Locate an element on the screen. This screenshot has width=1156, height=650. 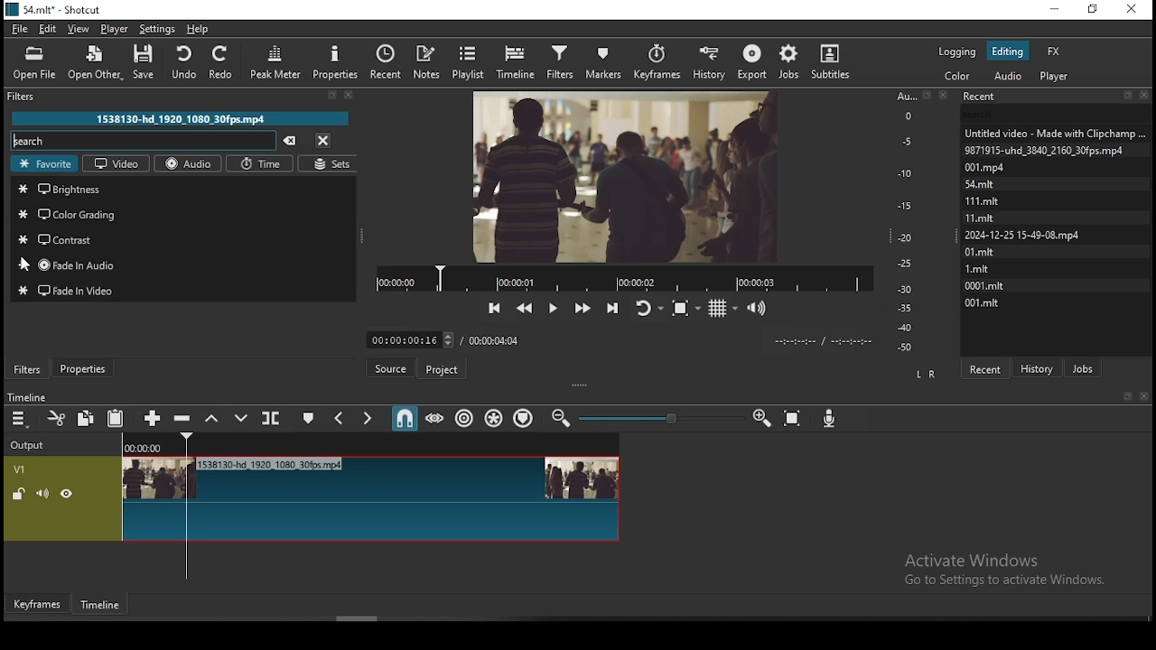
scroll bar is located at coordinates (359, 618).